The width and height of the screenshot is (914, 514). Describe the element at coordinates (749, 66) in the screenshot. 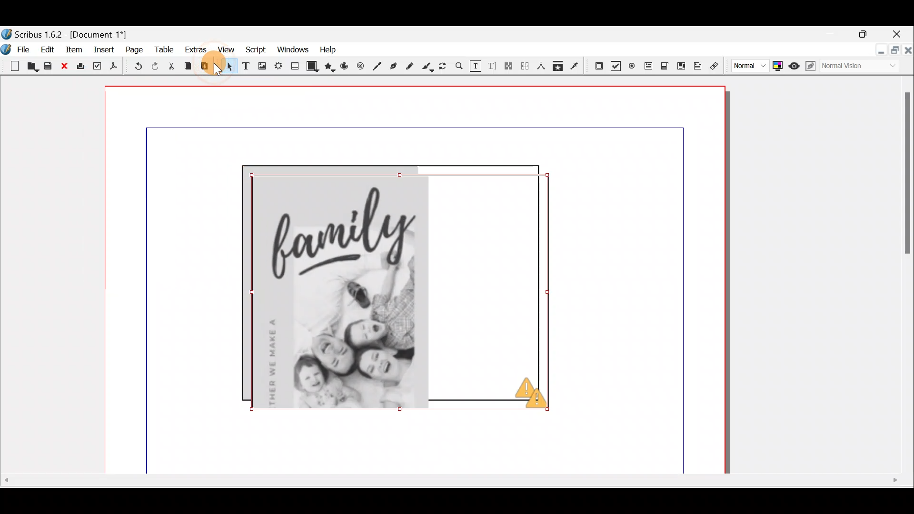

I see `Image preview quality` at that location.